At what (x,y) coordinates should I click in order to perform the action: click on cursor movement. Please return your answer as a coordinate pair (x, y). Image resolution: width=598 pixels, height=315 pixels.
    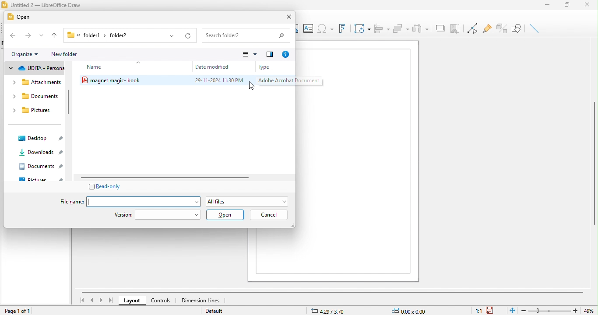
    Looking at the image, I should click on (256, 87).